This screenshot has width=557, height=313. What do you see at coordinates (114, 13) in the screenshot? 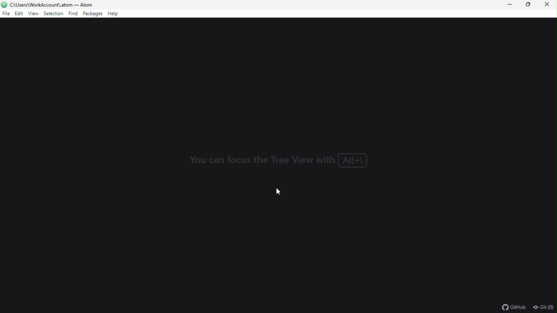
I see `help` at bounding box center [114, 13].